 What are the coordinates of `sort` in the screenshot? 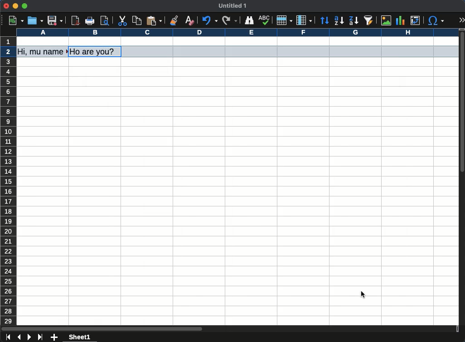 It's located at (369, 20).